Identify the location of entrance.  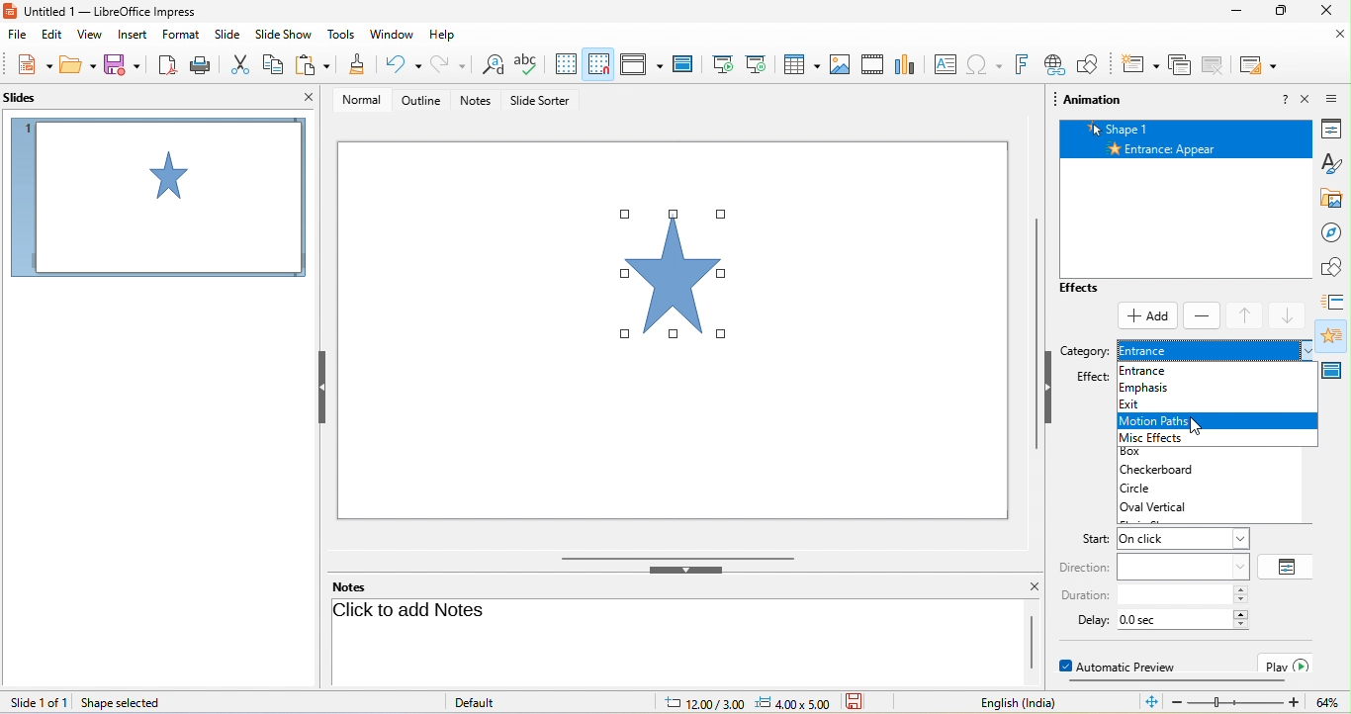
(1192, 369).